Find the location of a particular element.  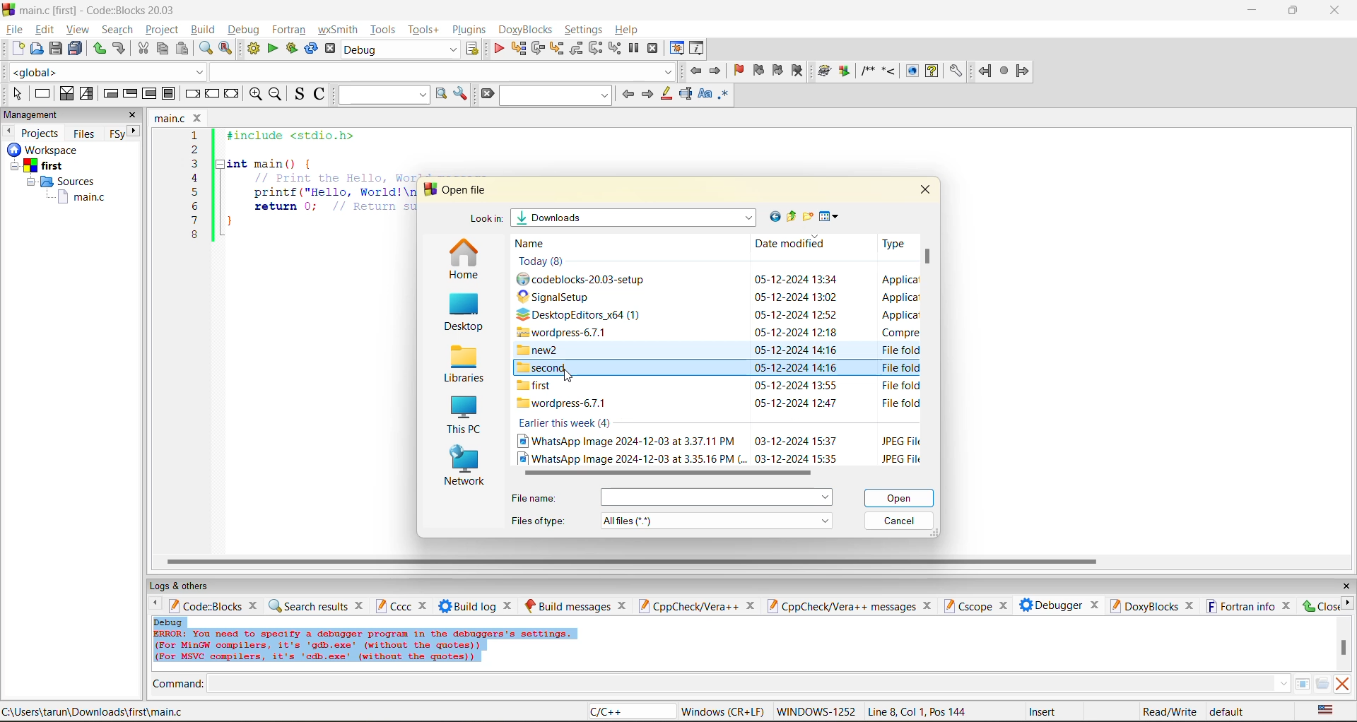

toggle source is located at coordinates (300, 93).